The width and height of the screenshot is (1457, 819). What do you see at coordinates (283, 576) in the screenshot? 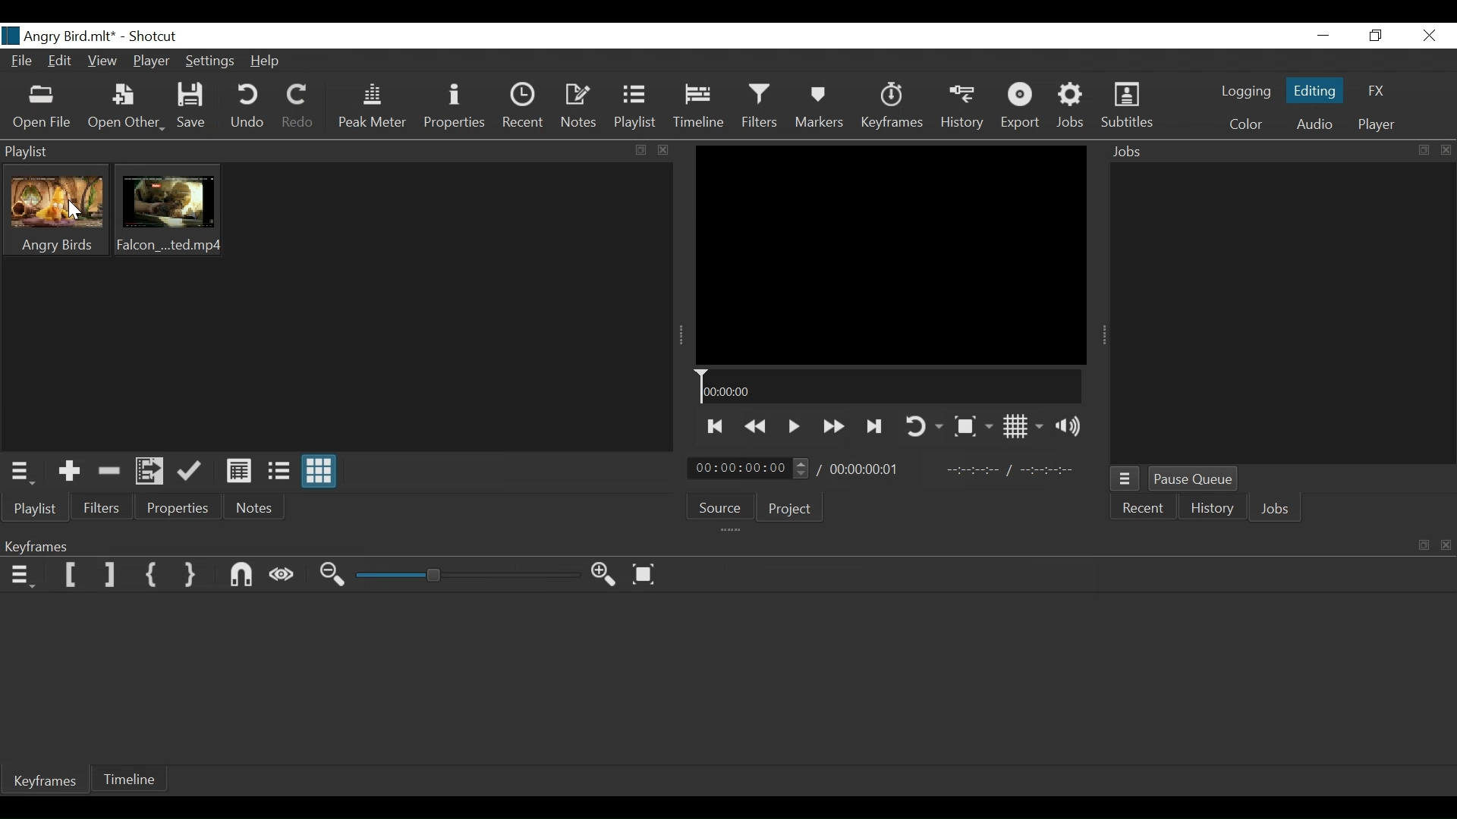
I see `Scrub while dragging` at bounding box center [283, 576].